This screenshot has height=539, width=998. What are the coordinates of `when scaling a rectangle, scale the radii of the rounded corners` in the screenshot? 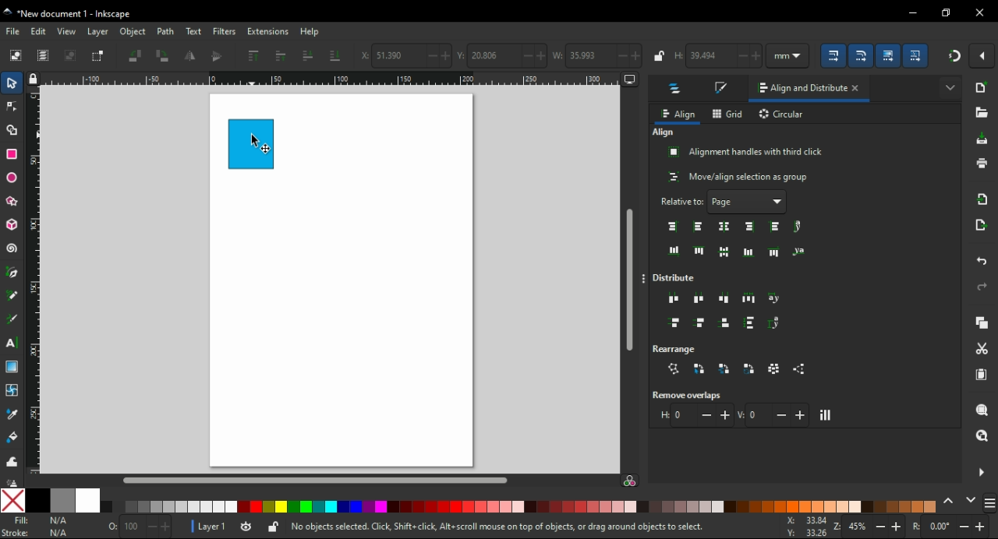 It's located at (864, 55).